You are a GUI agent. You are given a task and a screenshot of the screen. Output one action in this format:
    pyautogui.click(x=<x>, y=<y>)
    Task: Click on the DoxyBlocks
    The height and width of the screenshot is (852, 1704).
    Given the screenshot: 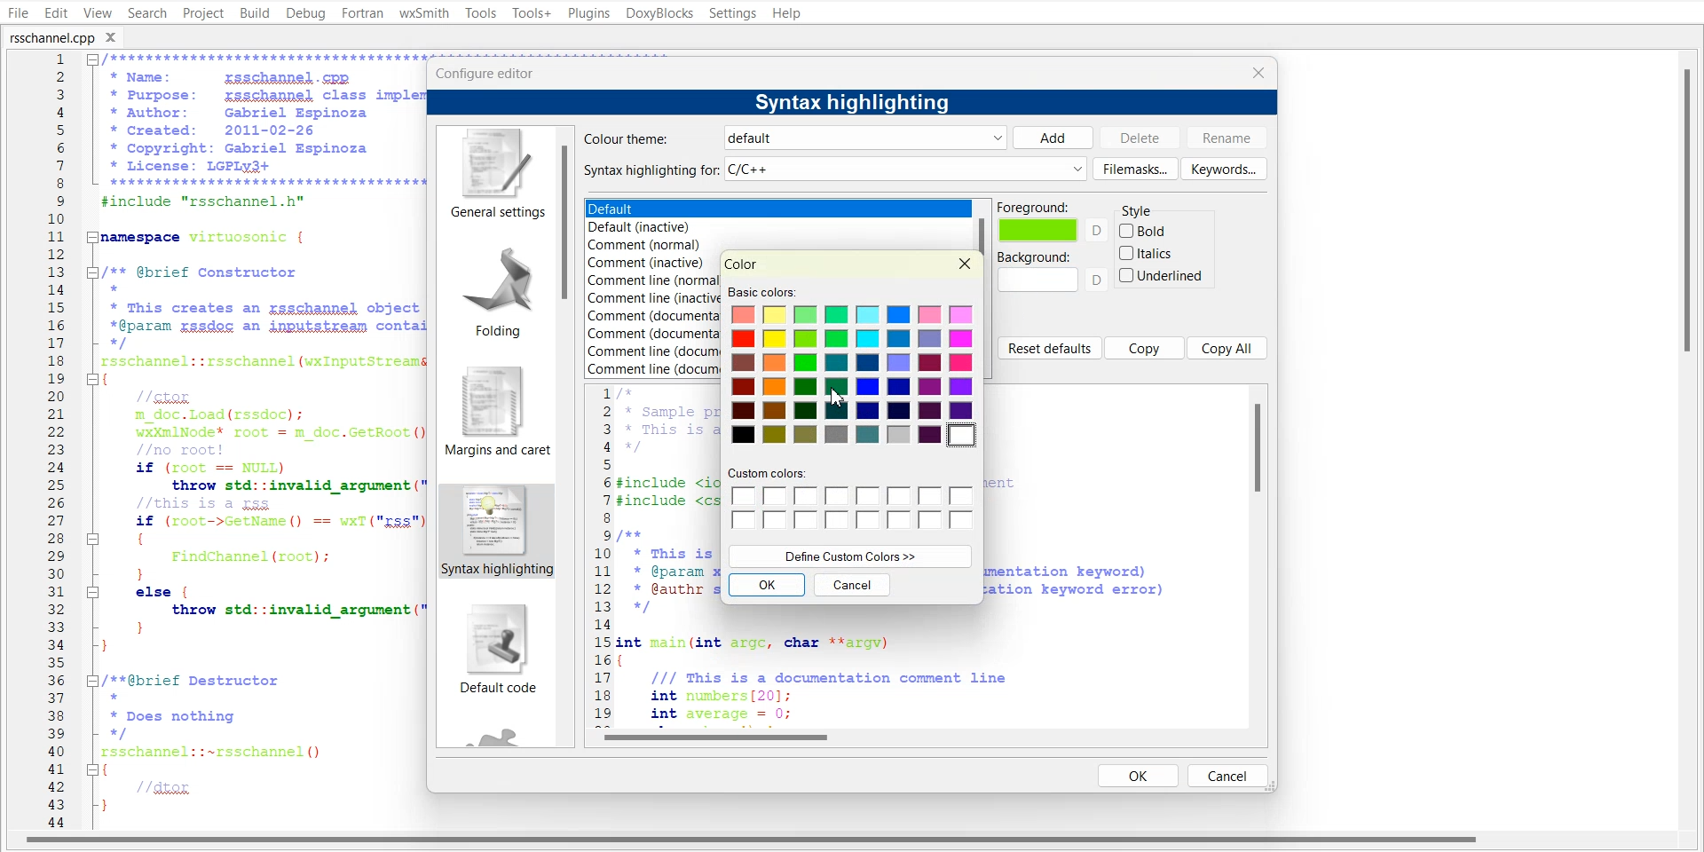 What is the action you would take?
    pyautogui.click(x=659, y=13)
    